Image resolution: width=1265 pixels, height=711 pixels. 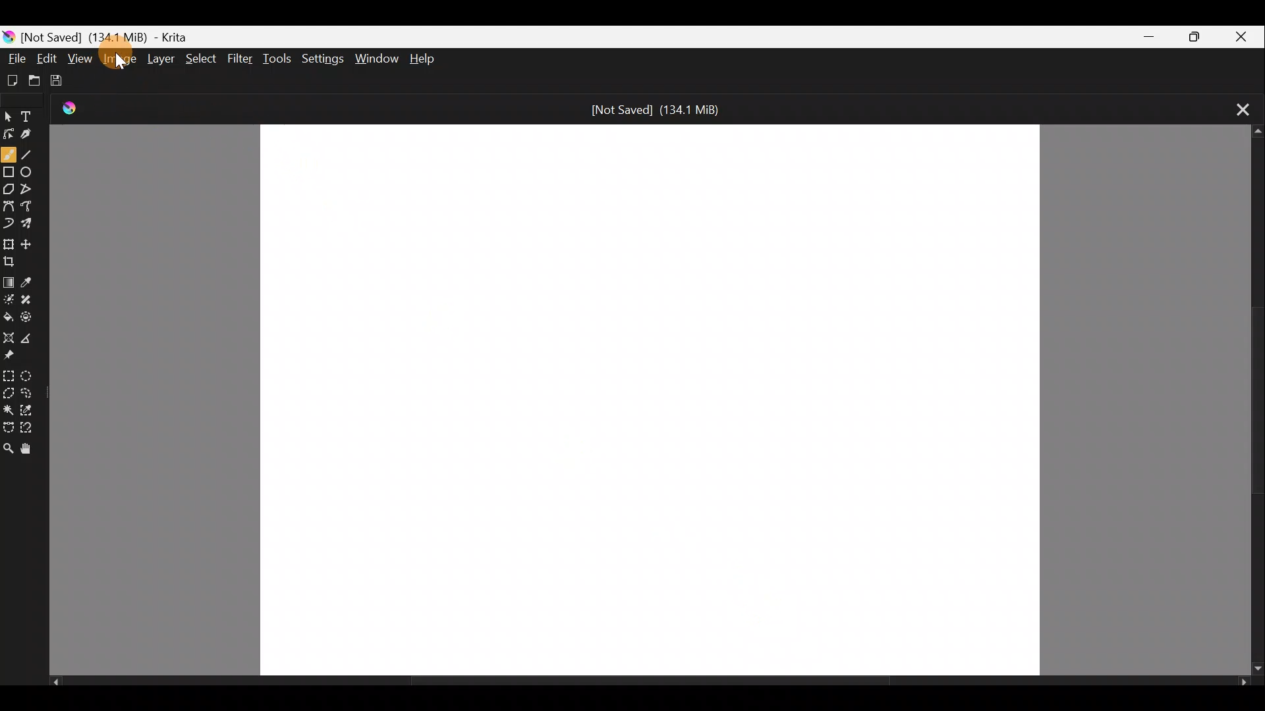 What do you see at coordinates (9, 34) in the screenshot?
I see `Krita Logo` at bounding box center [9, 34].